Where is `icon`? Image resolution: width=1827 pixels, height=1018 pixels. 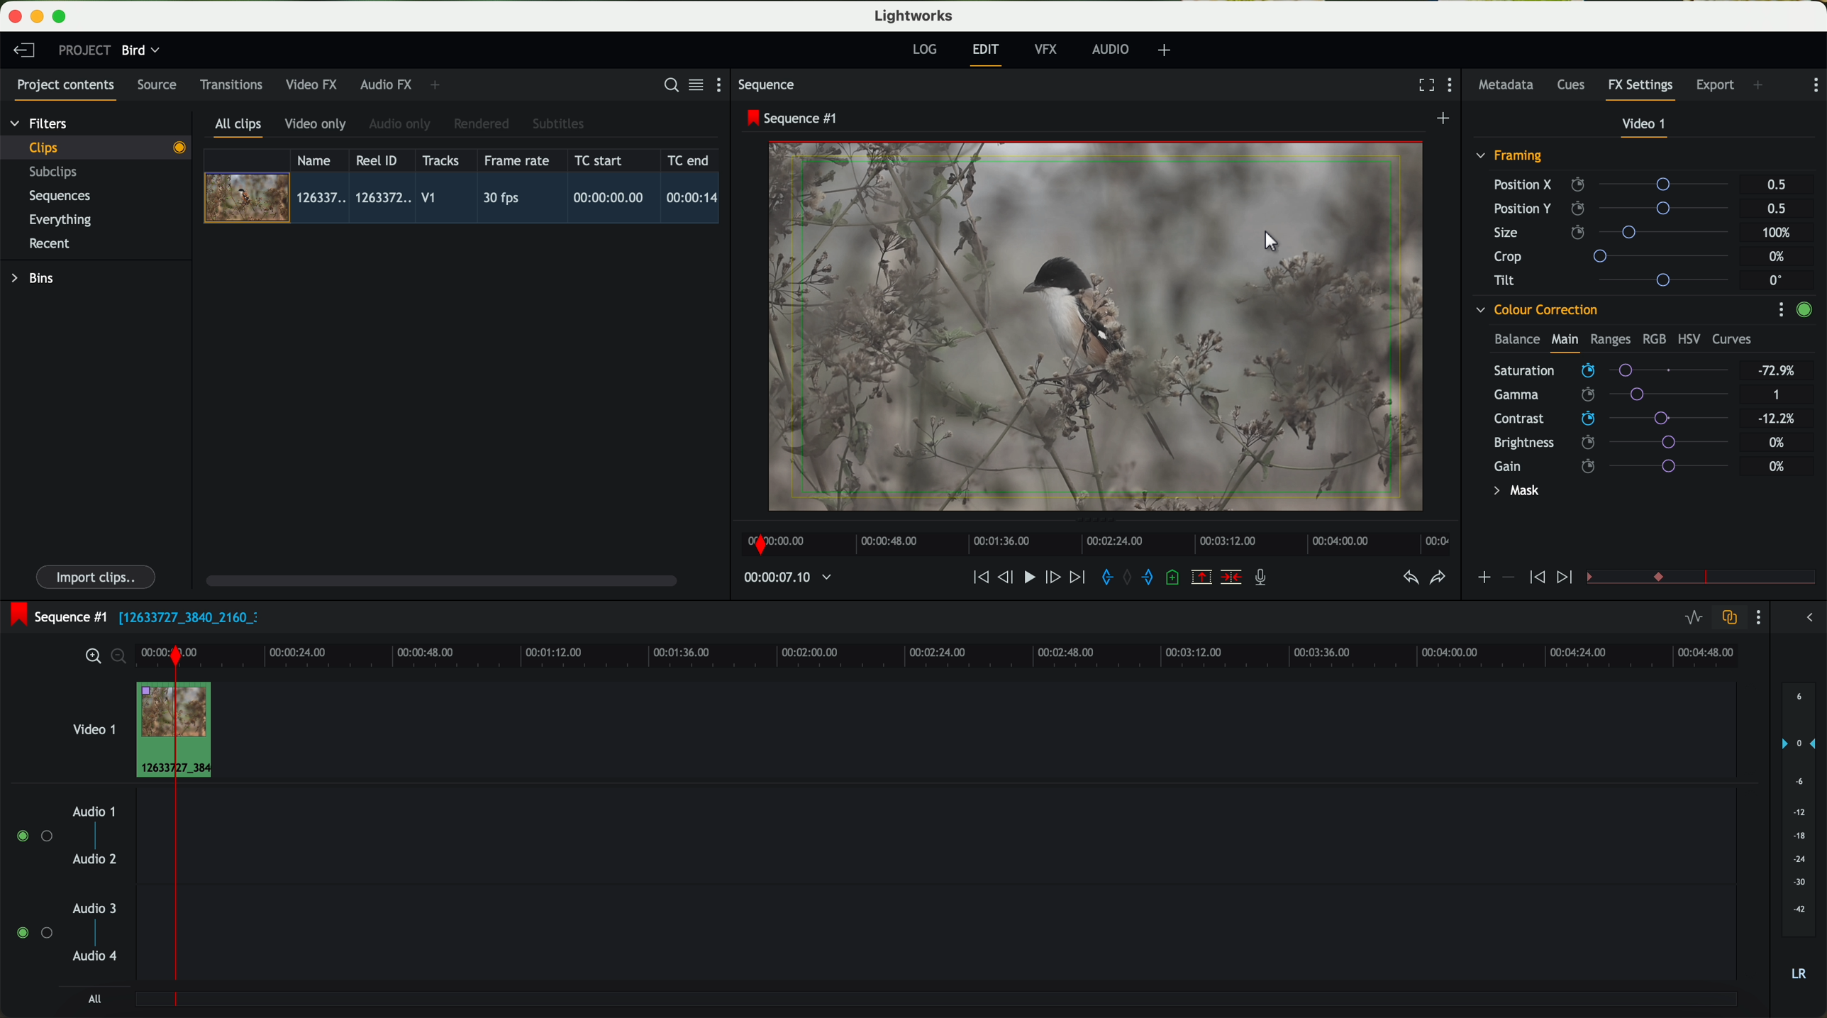
icon is located at coordinates (1507, 577).